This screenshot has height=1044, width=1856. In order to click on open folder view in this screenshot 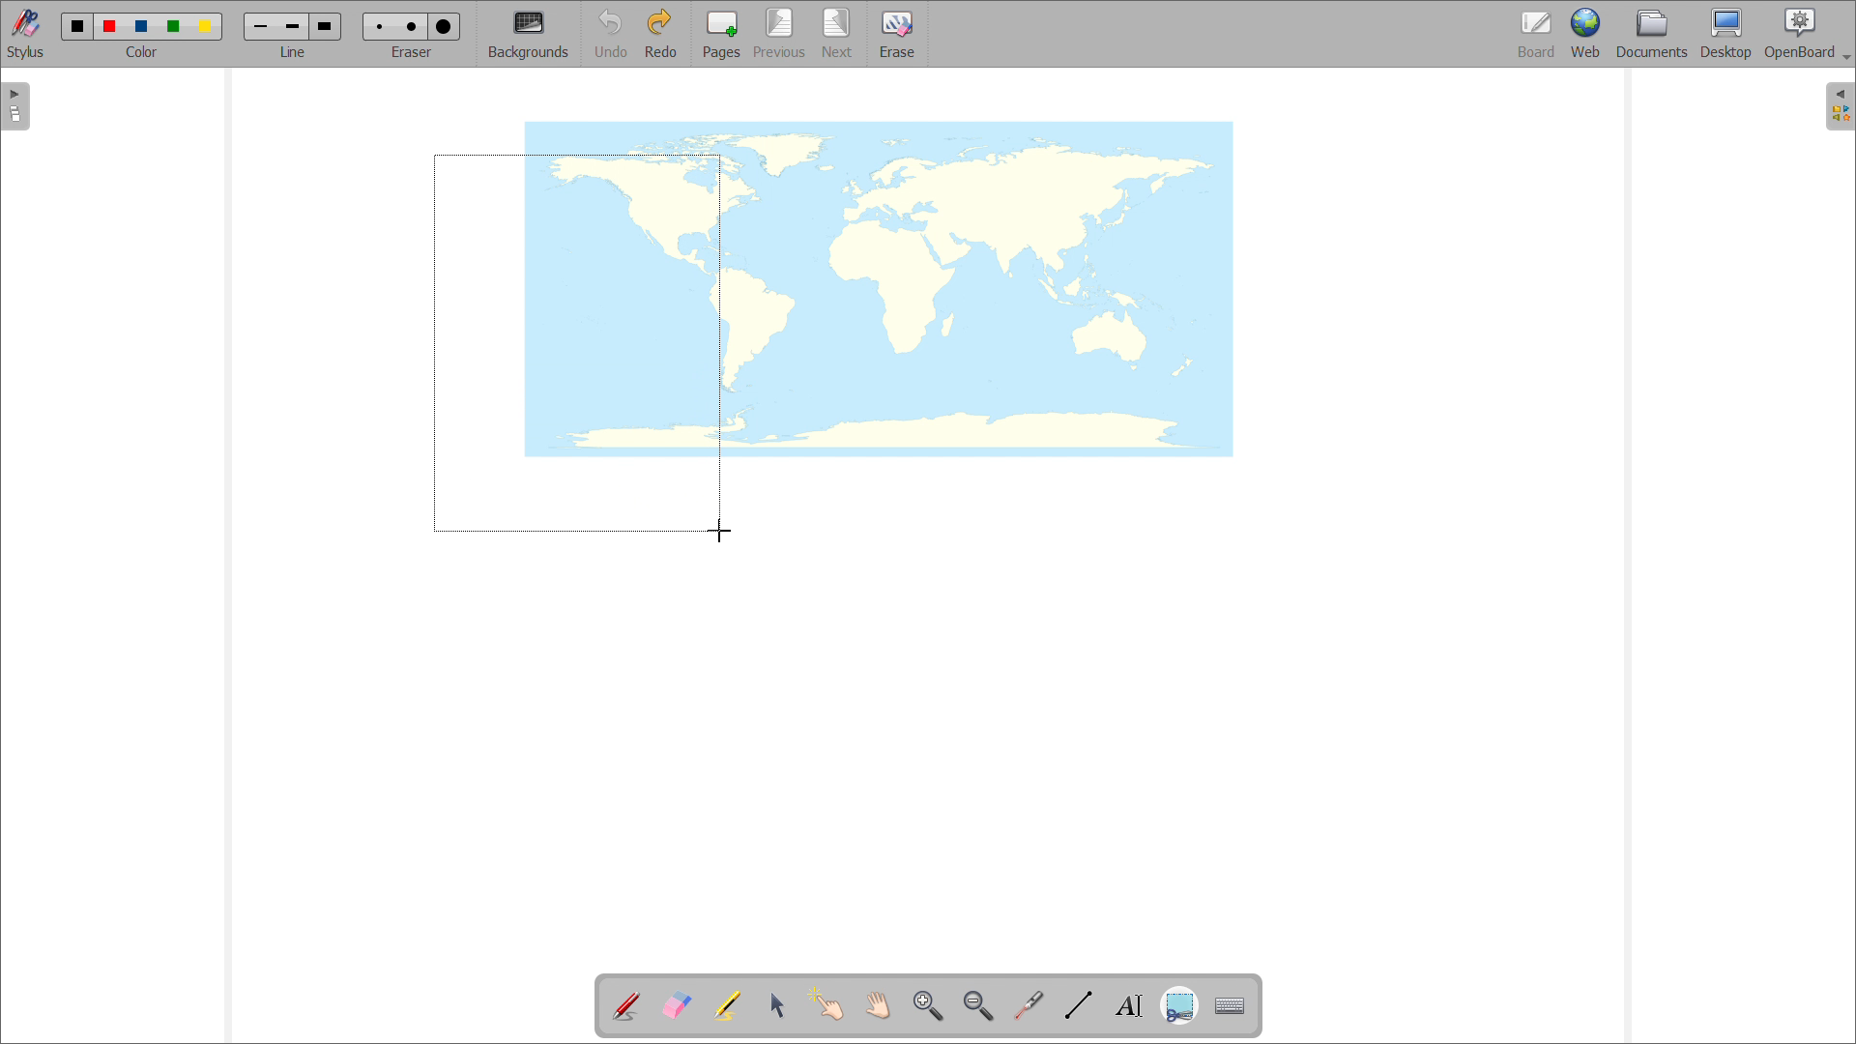, I will do `click(1841, 107)`.